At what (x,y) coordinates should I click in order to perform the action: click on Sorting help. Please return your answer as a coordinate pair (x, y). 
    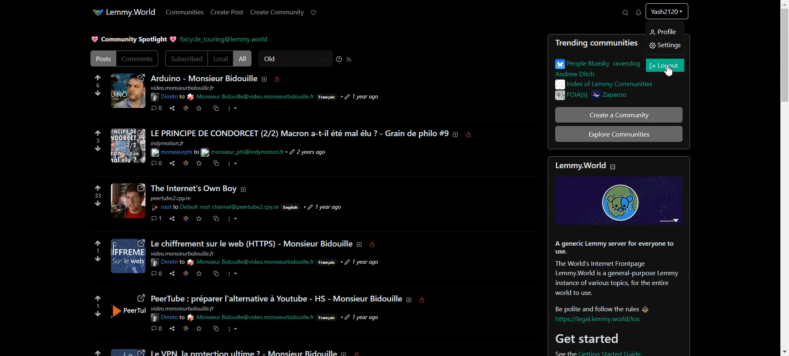
    Looking at the image, I should click on (339, 59).